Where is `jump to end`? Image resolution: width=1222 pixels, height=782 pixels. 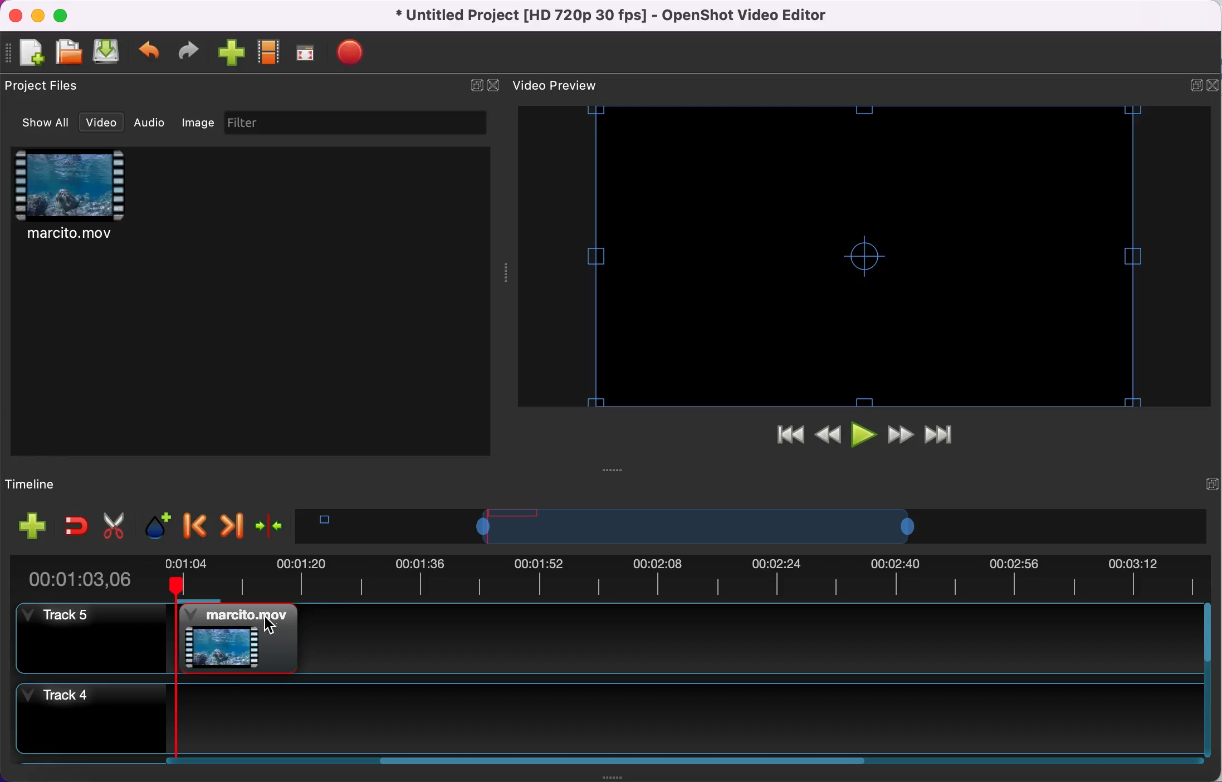 jump to end is located at coordinates (944, 436).